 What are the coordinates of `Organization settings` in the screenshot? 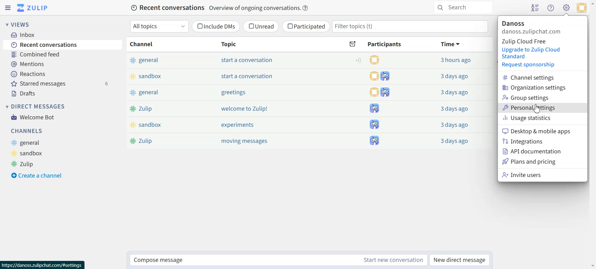 It's located at (534, 88).